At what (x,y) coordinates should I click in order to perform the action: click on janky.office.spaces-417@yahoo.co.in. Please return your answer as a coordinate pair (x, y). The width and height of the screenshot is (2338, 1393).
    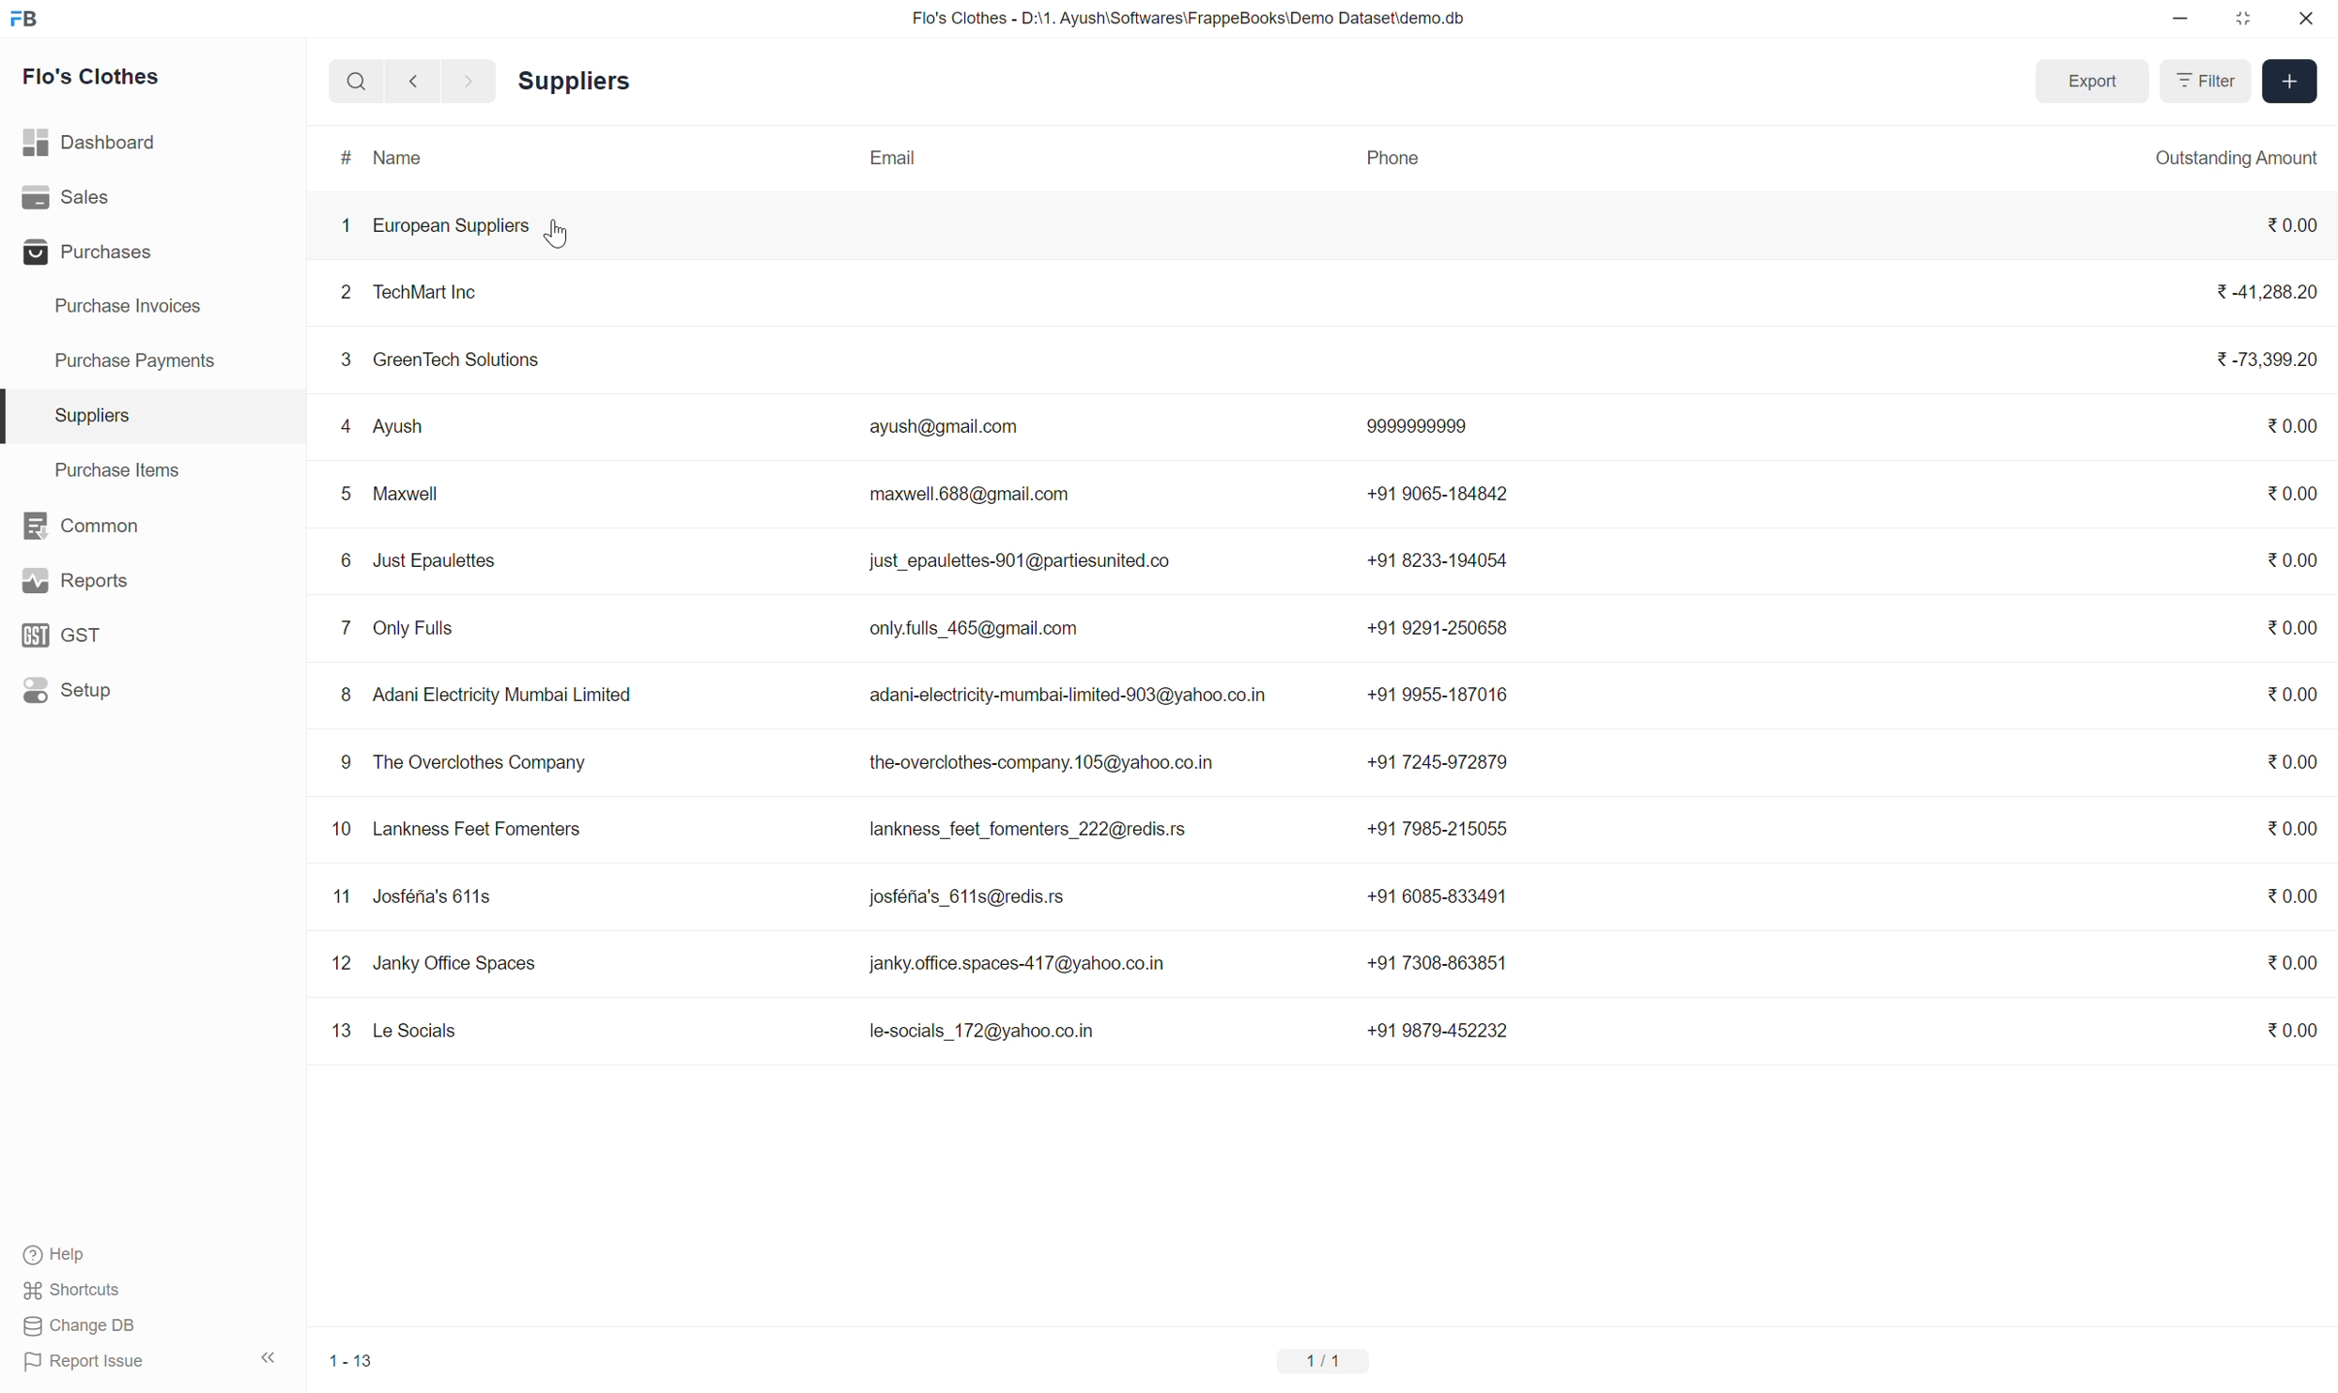
    Looking at the image, I should click on (1007, 965).